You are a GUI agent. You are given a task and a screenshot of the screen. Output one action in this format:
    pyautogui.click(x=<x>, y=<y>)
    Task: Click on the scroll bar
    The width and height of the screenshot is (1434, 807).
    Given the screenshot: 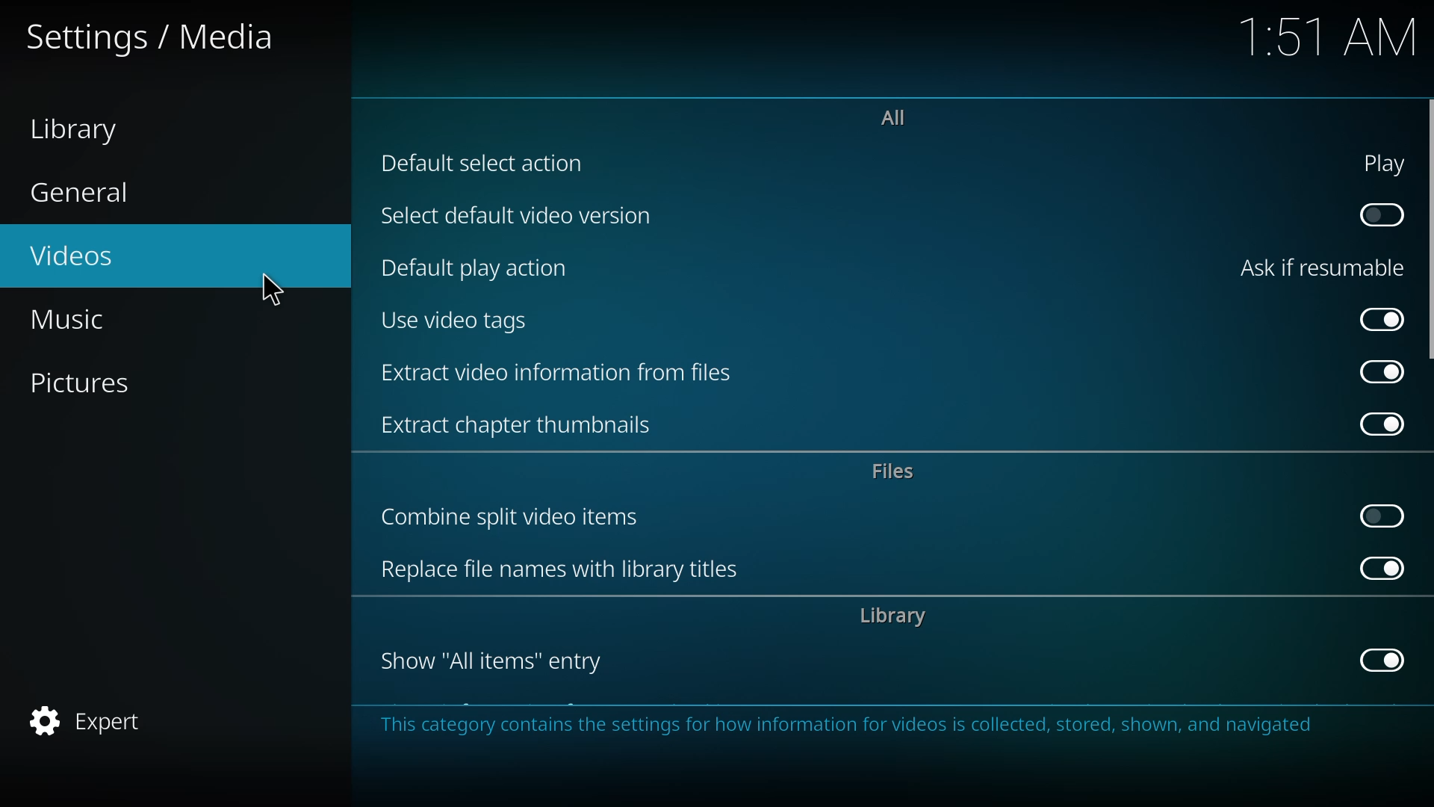 What is the action you would take?
    pyautogui.click(x=1431, y=226)
    